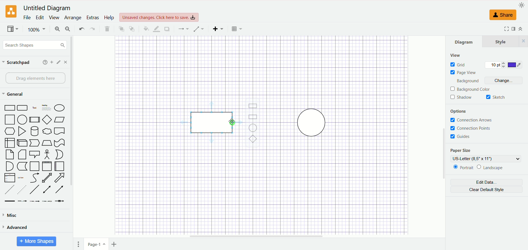 This screenshot has height=250, width=528. Describe the element at coordinates (466, 81) in the screenshot. I see `background` at that location.